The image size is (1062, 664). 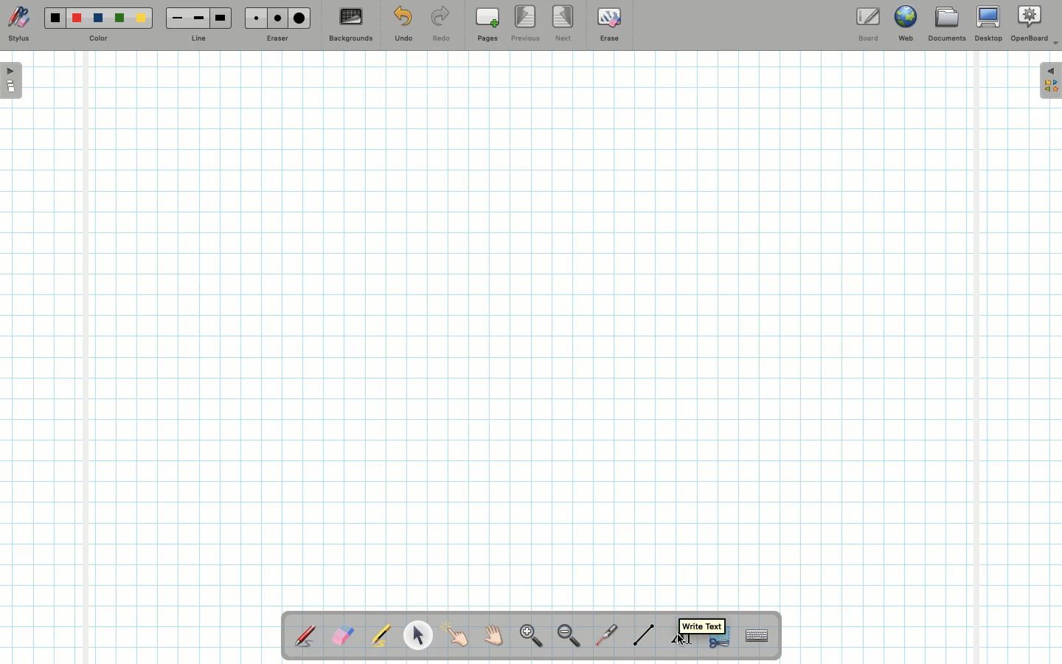 I want to click on Color, so click(x=97, y=39).